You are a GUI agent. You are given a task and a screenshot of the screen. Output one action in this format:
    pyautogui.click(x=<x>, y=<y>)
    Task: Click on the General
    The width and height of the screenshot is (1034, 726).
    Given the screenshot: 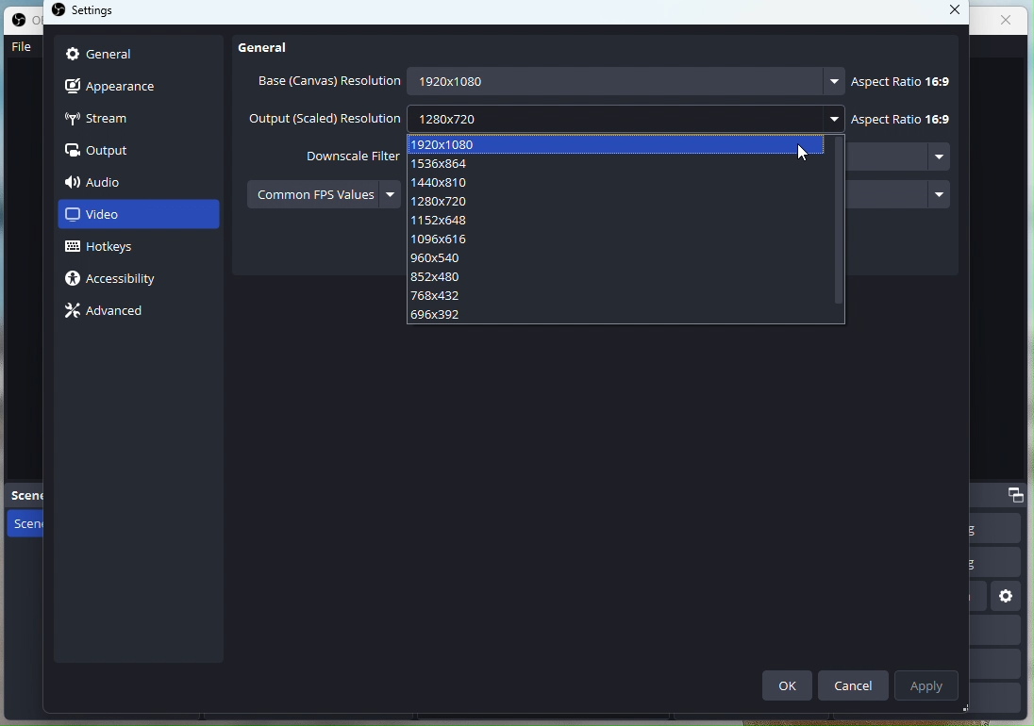 What is the action you would take?
    pyautogui.click(x=272, y=46)
    